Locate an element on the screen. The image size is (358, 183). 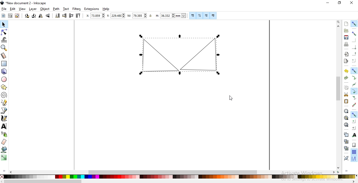
scrollbar is located at coordinates (175, 172).